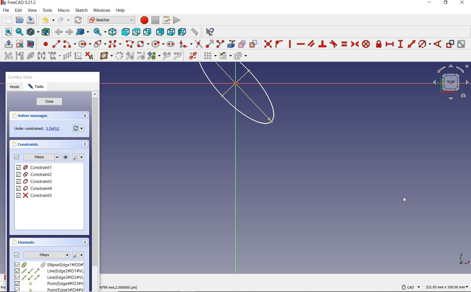 The width and height of the screenshot is (471, 292). Describe the element at coordinates (20, 43) in the screenshot. I see `view sketch` at that location.